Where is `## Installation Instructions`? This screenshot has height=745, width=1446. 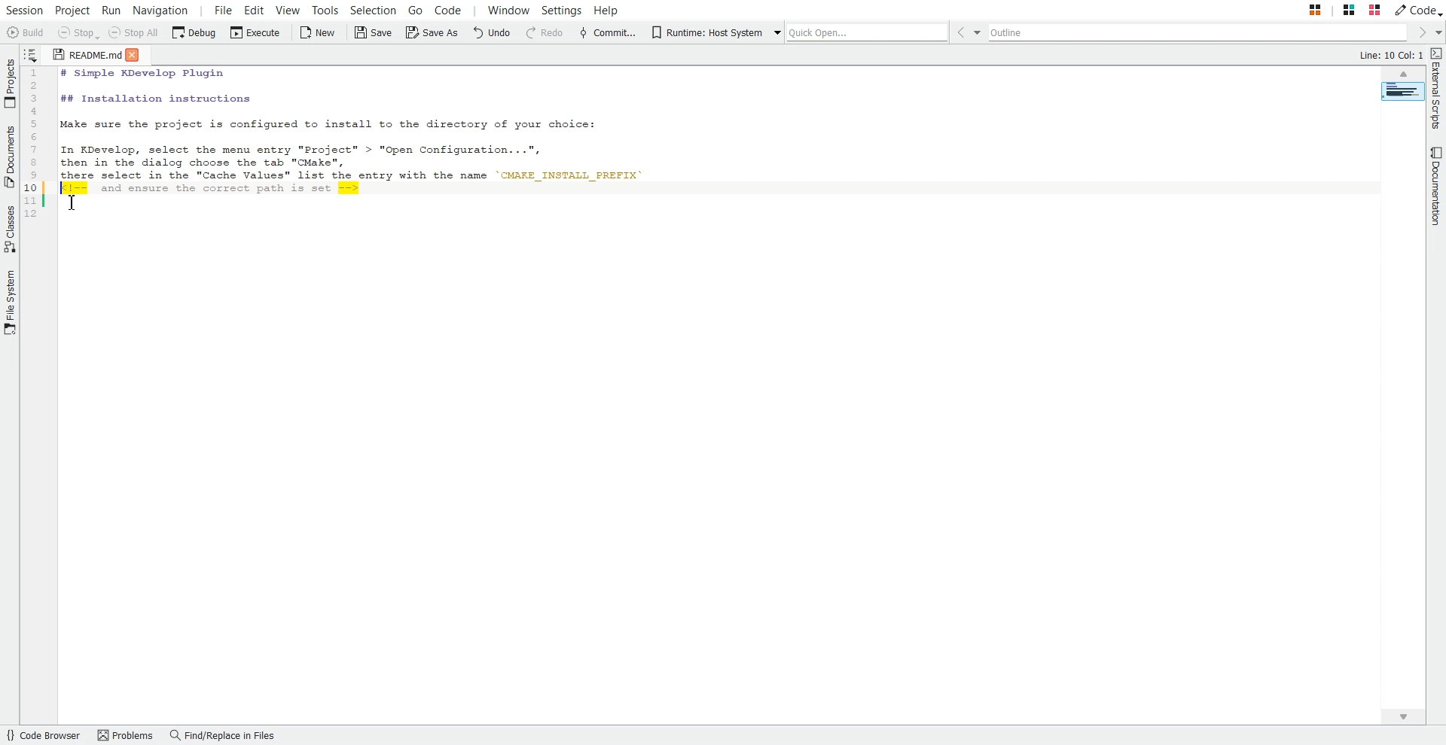 ## Installation Instructions is located at coordinates (154, 99).